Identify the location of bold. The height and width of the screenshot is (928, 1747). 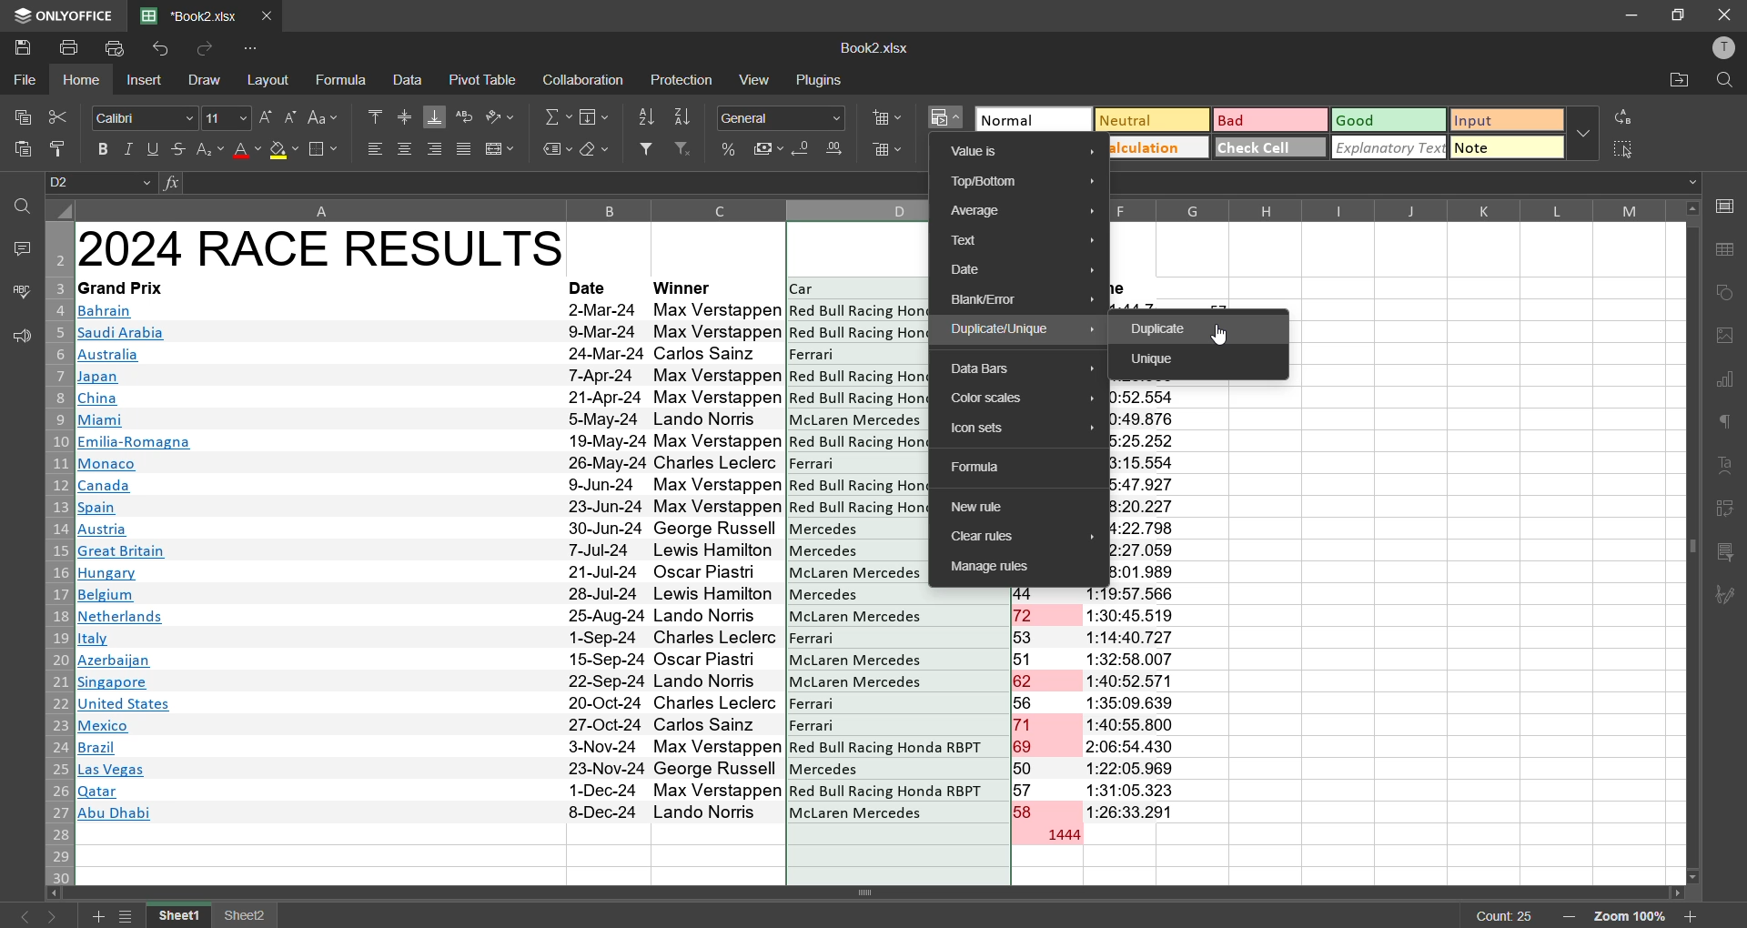
(106, 149).